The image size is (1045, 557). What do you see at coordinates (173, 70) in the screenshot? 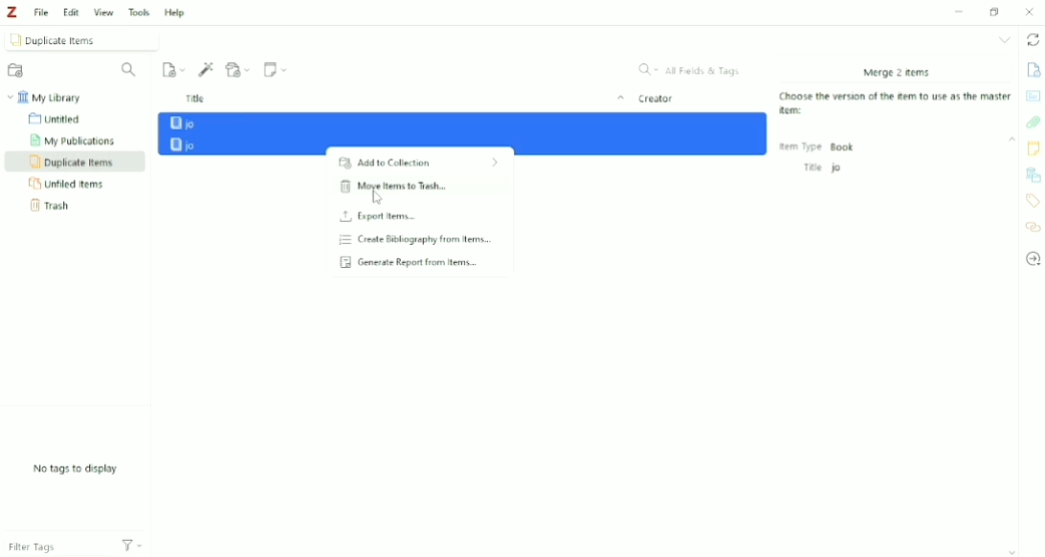
I see `New Item` at bounding box center [173, 70].